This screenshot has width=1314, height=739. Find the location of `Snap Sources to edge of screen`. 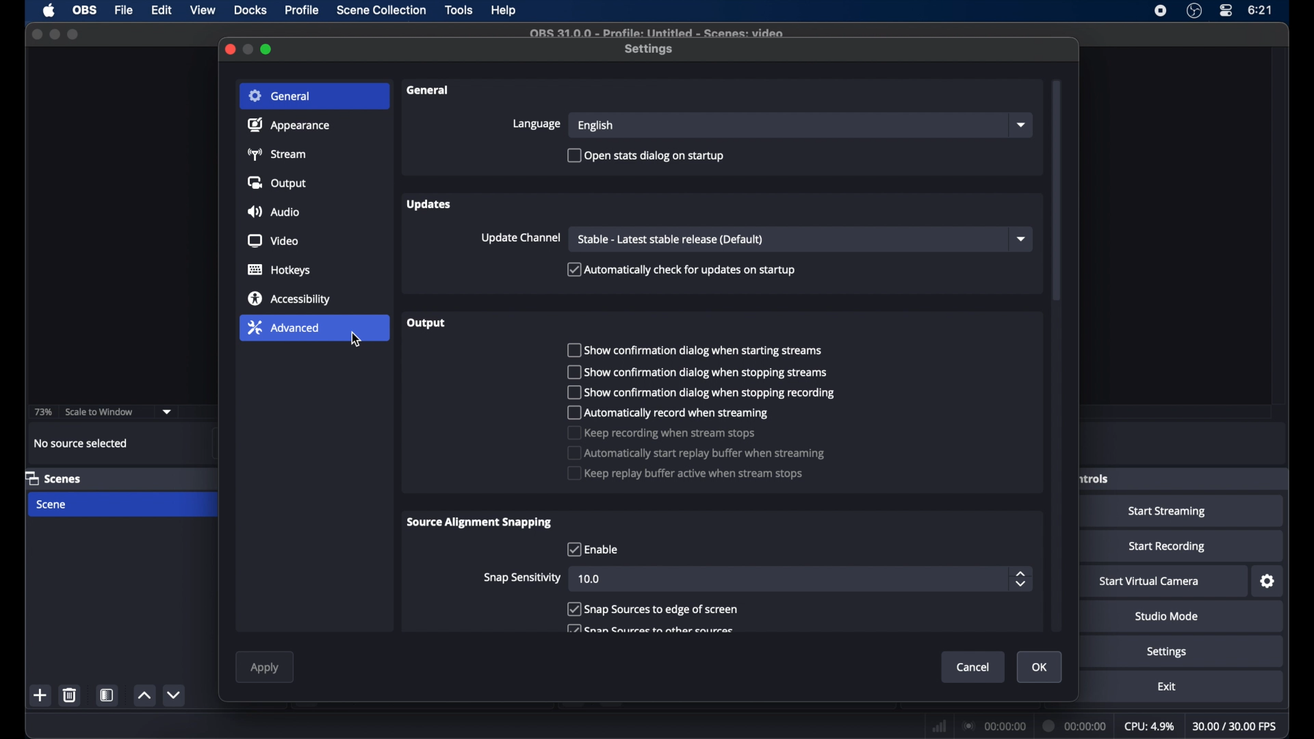

Snap Sources to edge of screen is located at coordinates (656, 608).